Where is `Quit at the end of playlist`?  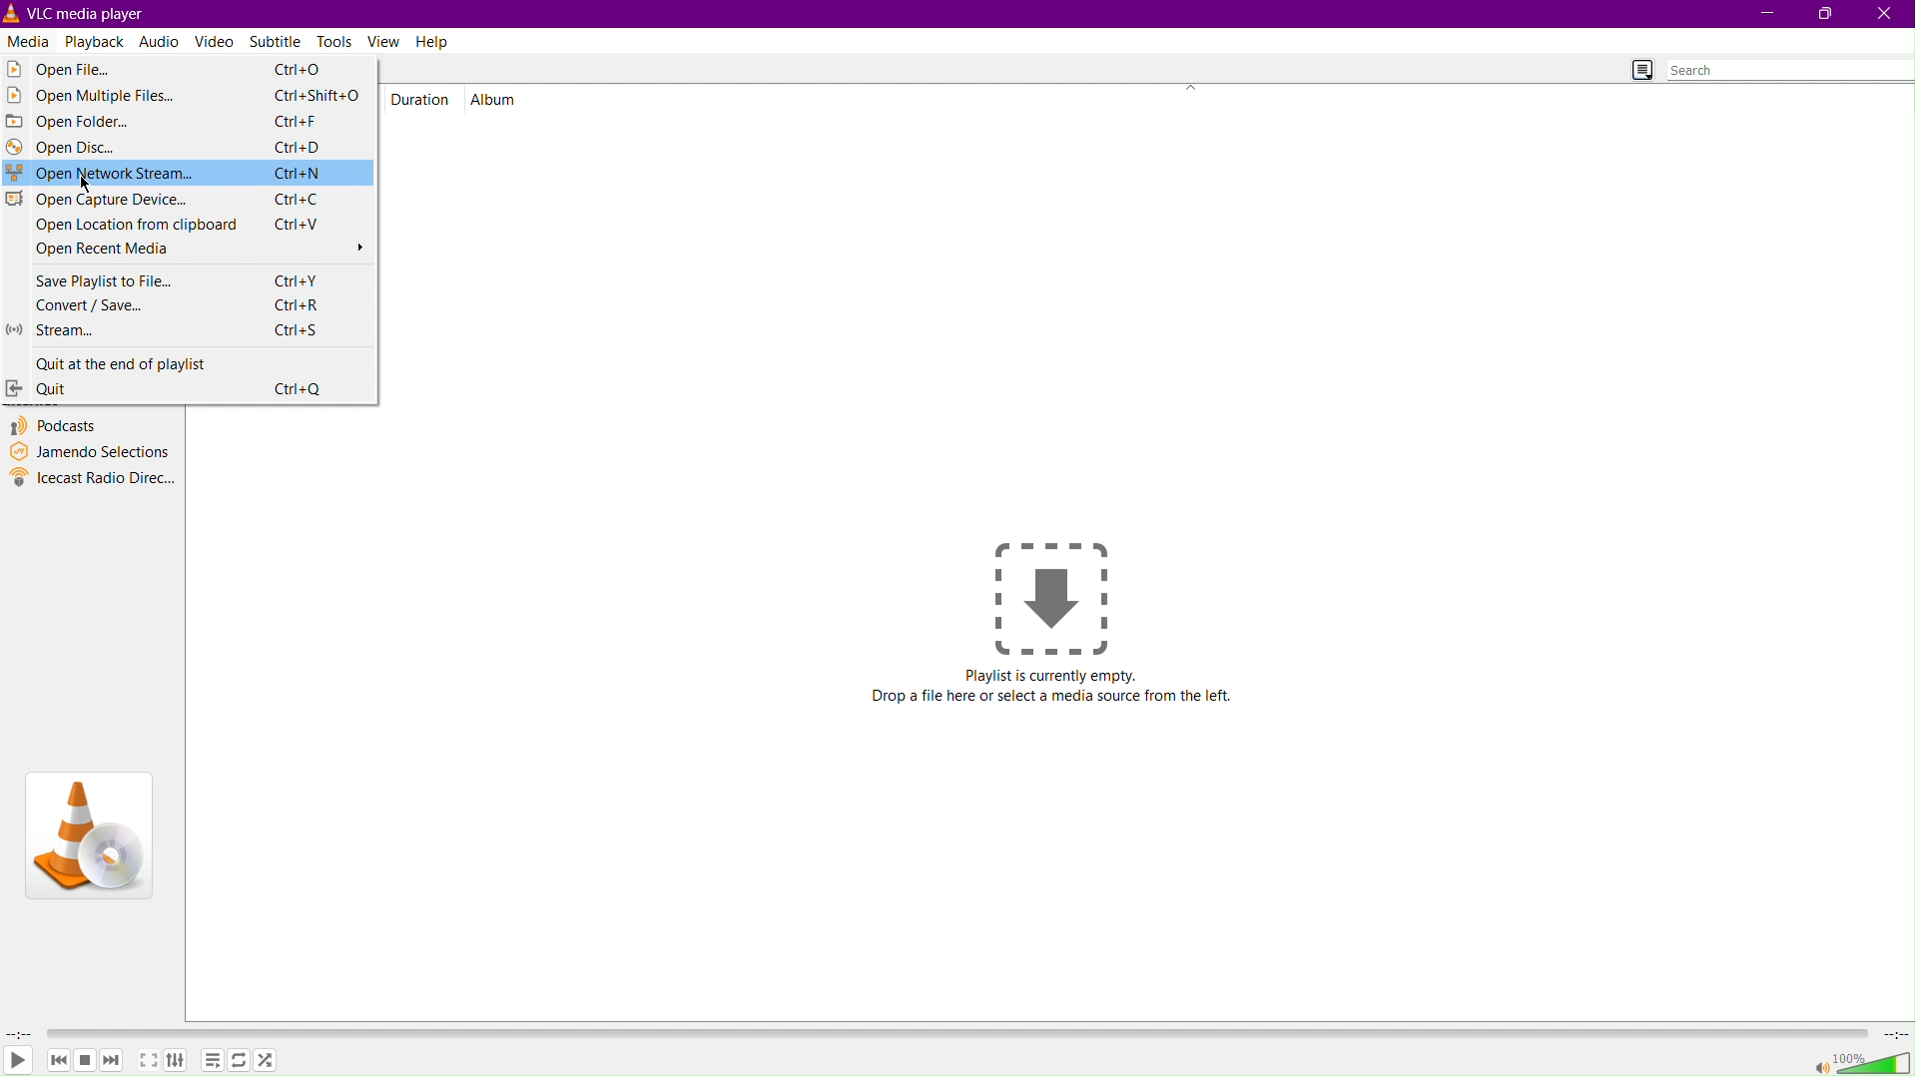 Quit at the end of playlist is located at coordinates (108, 362).